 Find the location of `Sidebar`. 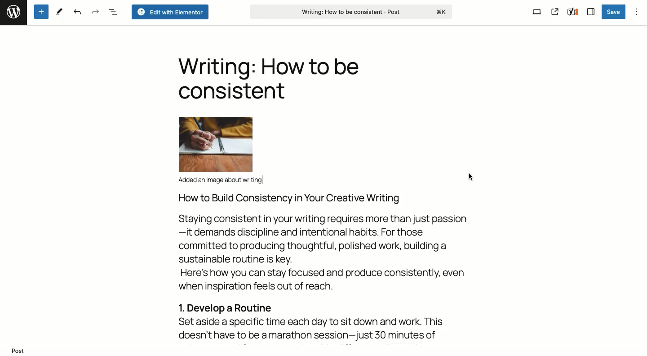

Sidebar is located at coordinates (589, 12).